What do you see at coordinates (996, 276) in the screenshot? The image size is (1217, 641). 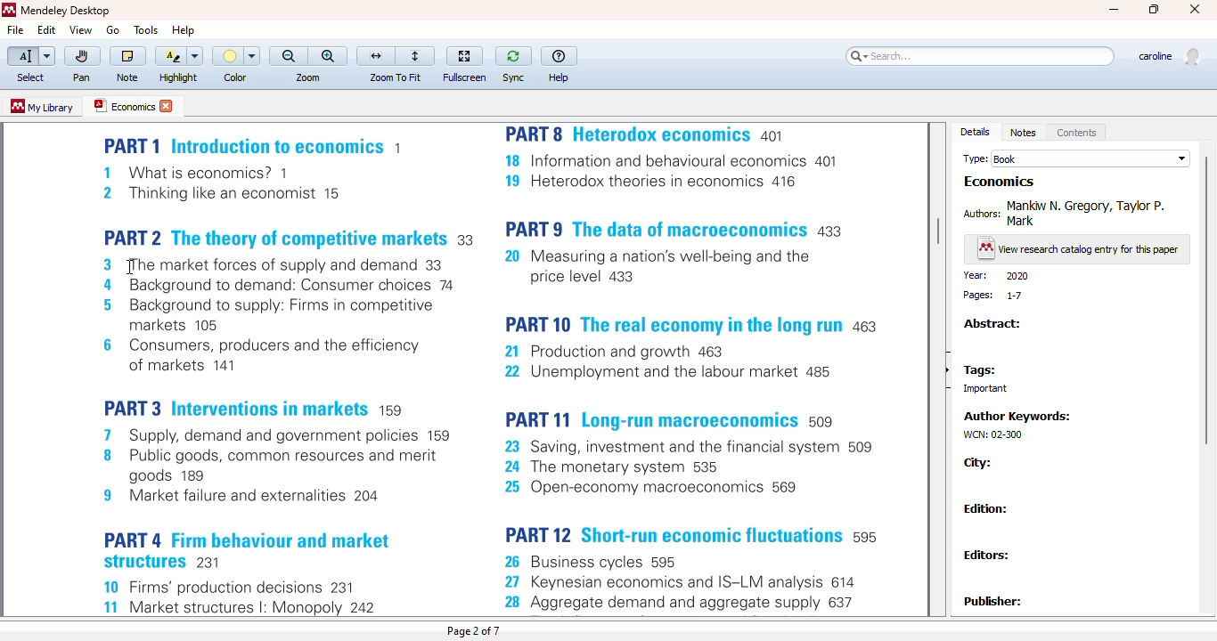 I see `year: 2020` at bounding box center [996, 276].